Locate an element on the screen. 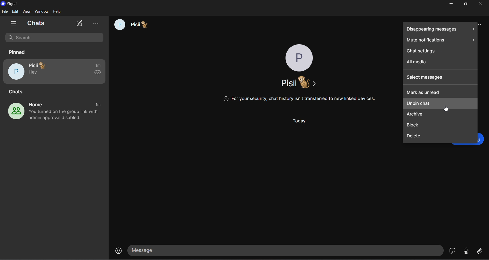 This screenshot has width=489, height=260. unpin chat is located at coordinates (440, 104).